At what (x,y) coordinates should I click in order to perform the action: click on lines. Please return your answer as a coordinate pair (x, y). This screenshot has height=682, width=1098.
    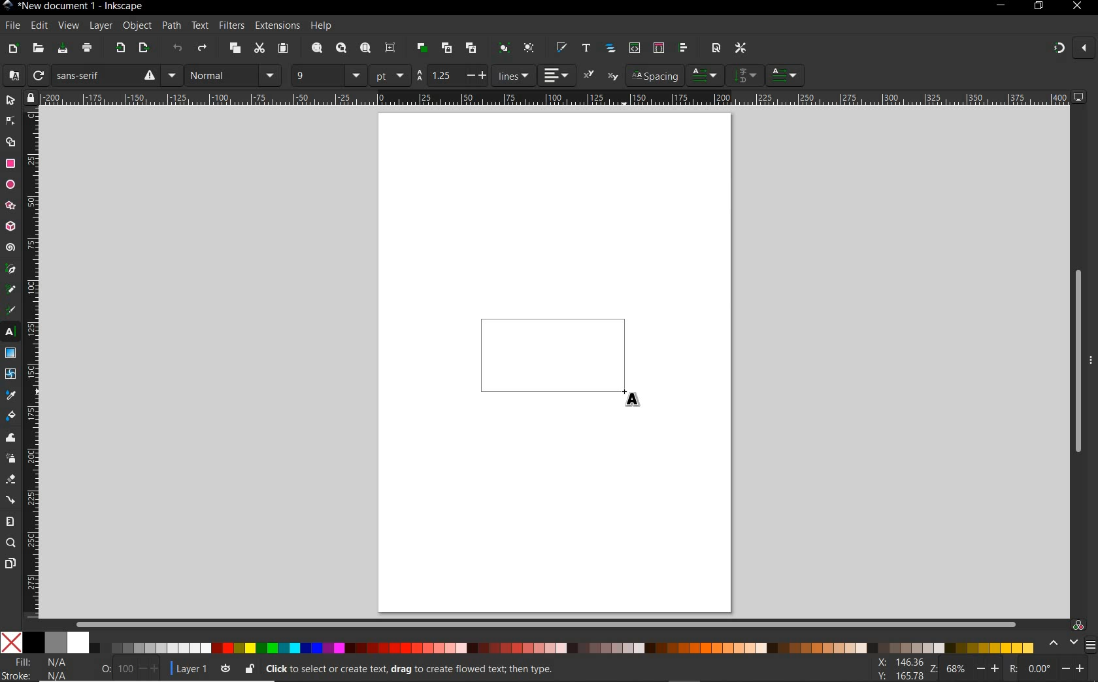
    Looking at the image, I should click on (514, 75).